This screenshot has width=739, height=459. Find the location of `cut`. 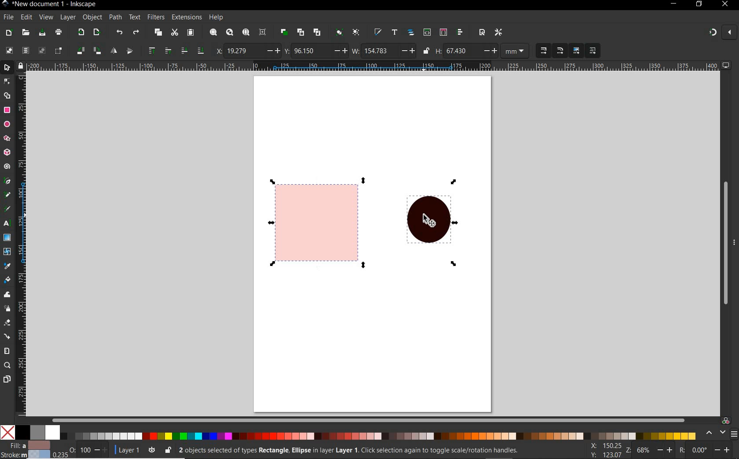

cut is located at coordinates (175, 32).